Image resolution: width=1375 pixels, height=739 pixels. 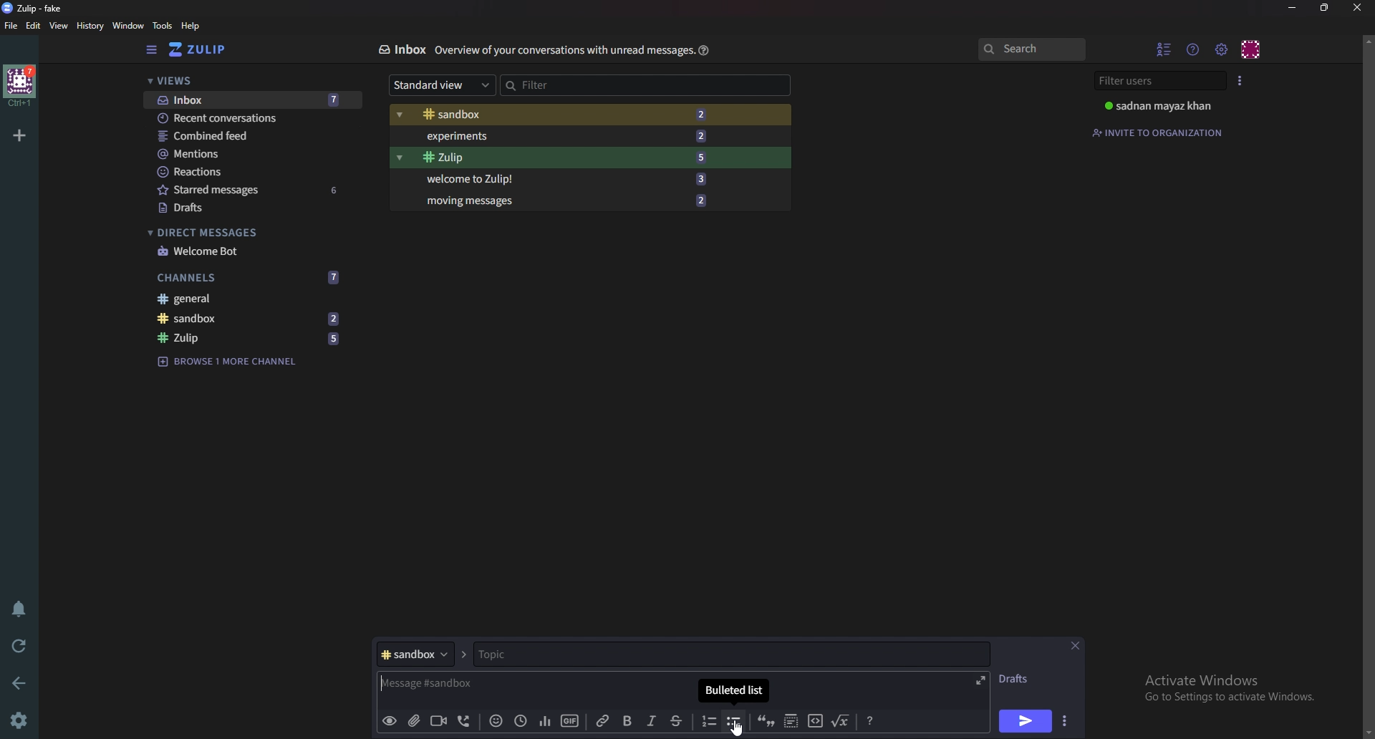 I want to click on bold, so click(x=629, y=722).